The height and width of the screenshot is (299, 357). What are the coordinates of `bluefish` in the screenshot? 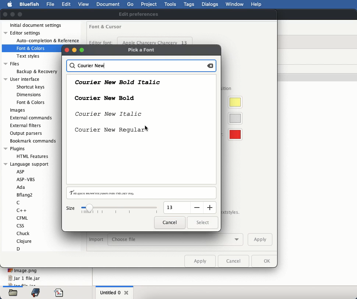 It's located at (30, 5).